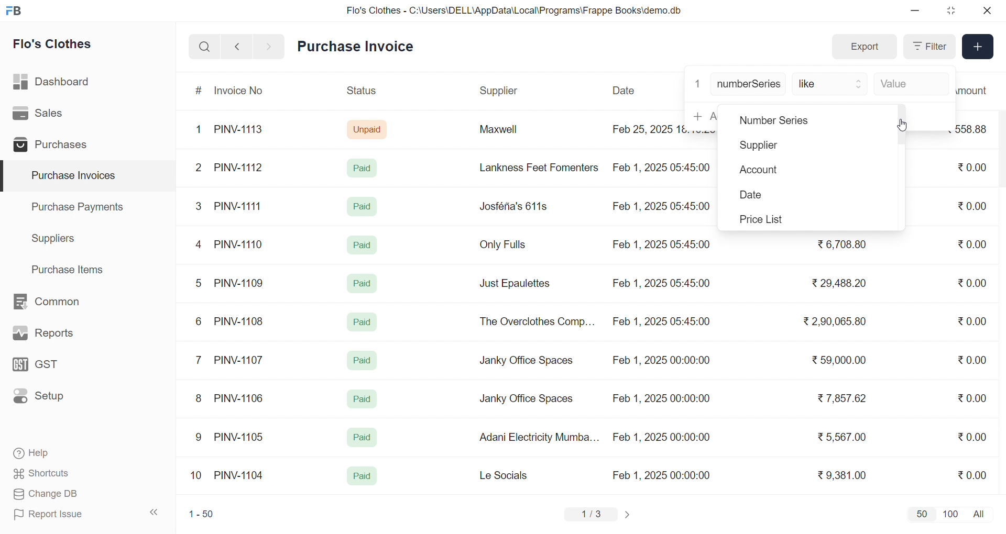  I want to click on Janky Office Spaces, so click(527, 361).